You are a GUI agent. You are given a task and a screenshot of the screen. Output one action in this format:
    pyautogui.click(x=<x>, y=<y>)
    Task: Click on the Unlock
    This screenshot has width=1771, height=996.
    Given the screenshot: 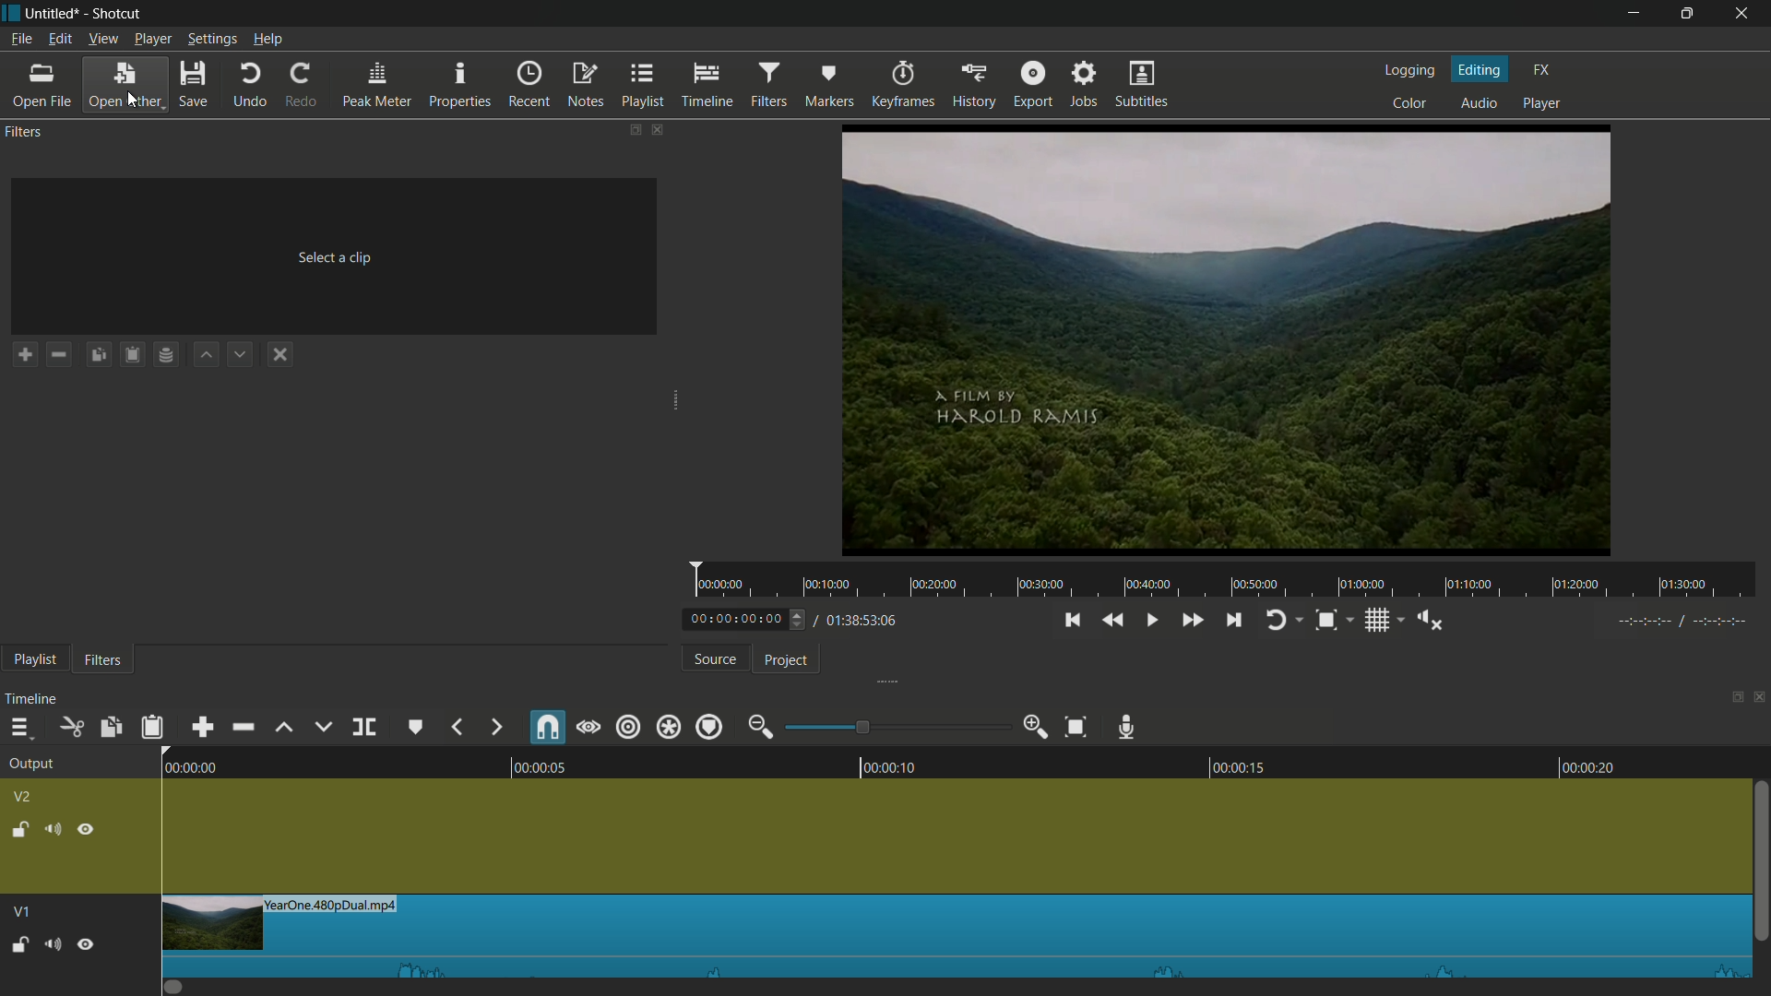 What is the action you would take?
    pyautogui.click(x=19, y=944)
    